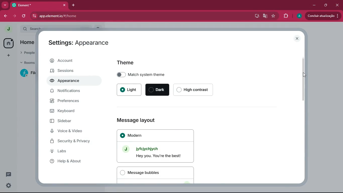 The image size is (343, 193). What do you see at coordinates (298, 16) in the screenshot?
I see `profile` at bounding box center [298, 16].